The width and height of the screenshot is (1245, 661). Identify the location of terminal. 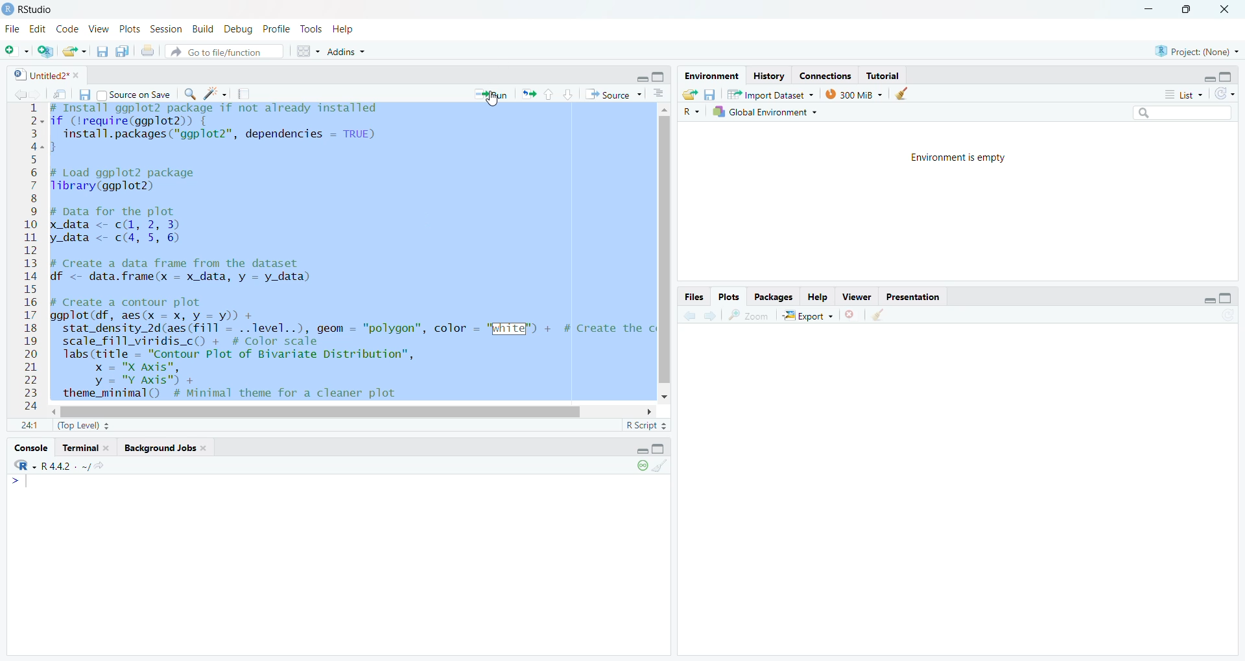
(85, 449).